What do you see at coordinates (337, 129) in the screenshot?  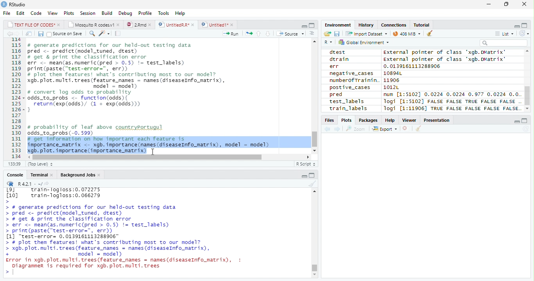 I see `Next` at bounding box center [337, 129].